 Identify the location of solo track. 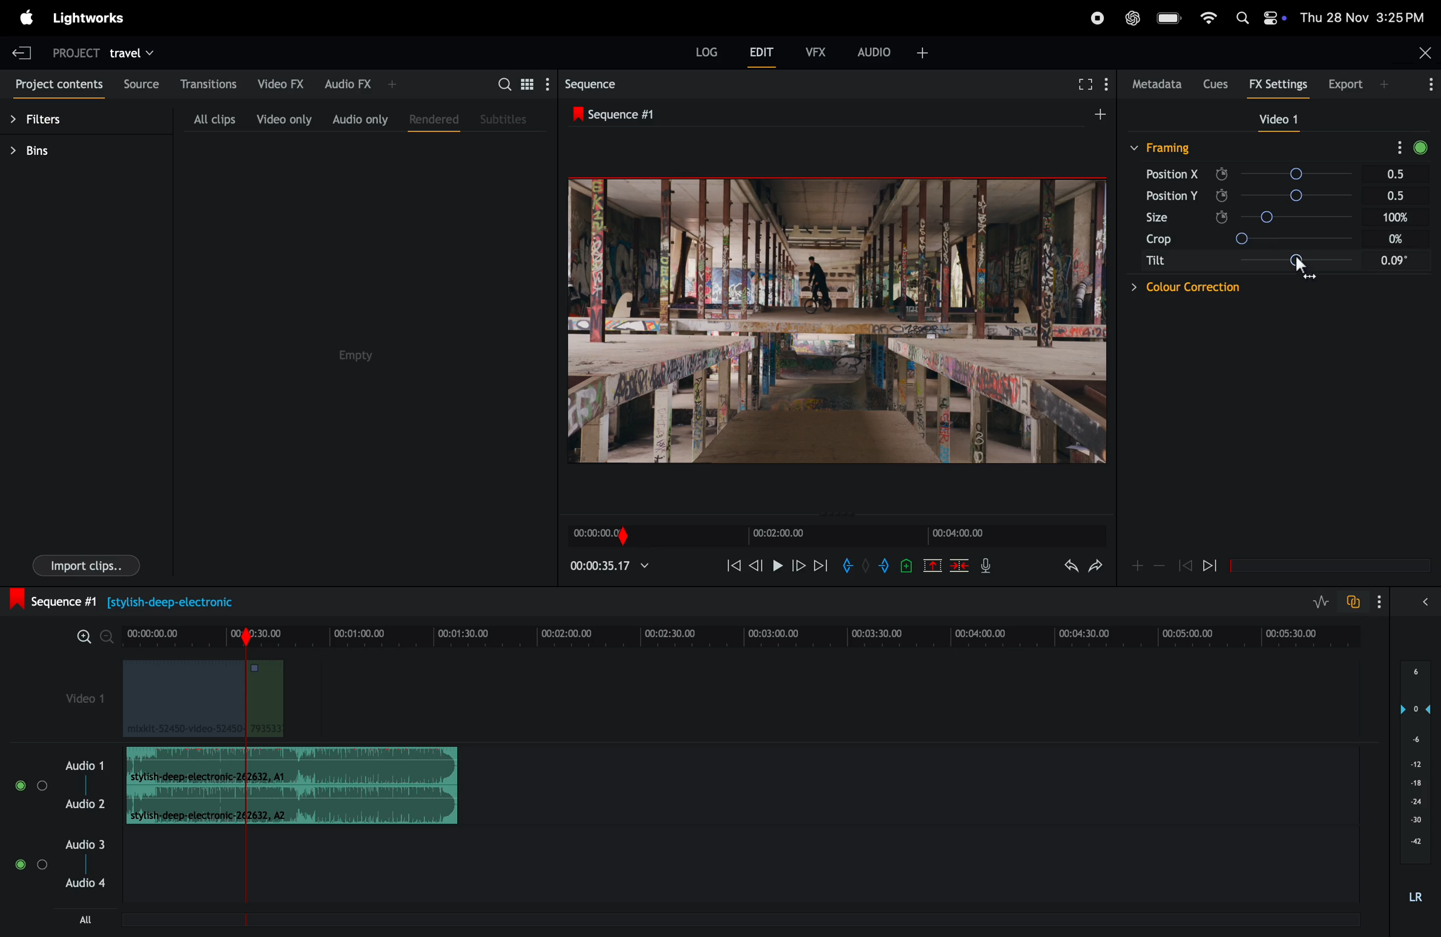
(42, 784).